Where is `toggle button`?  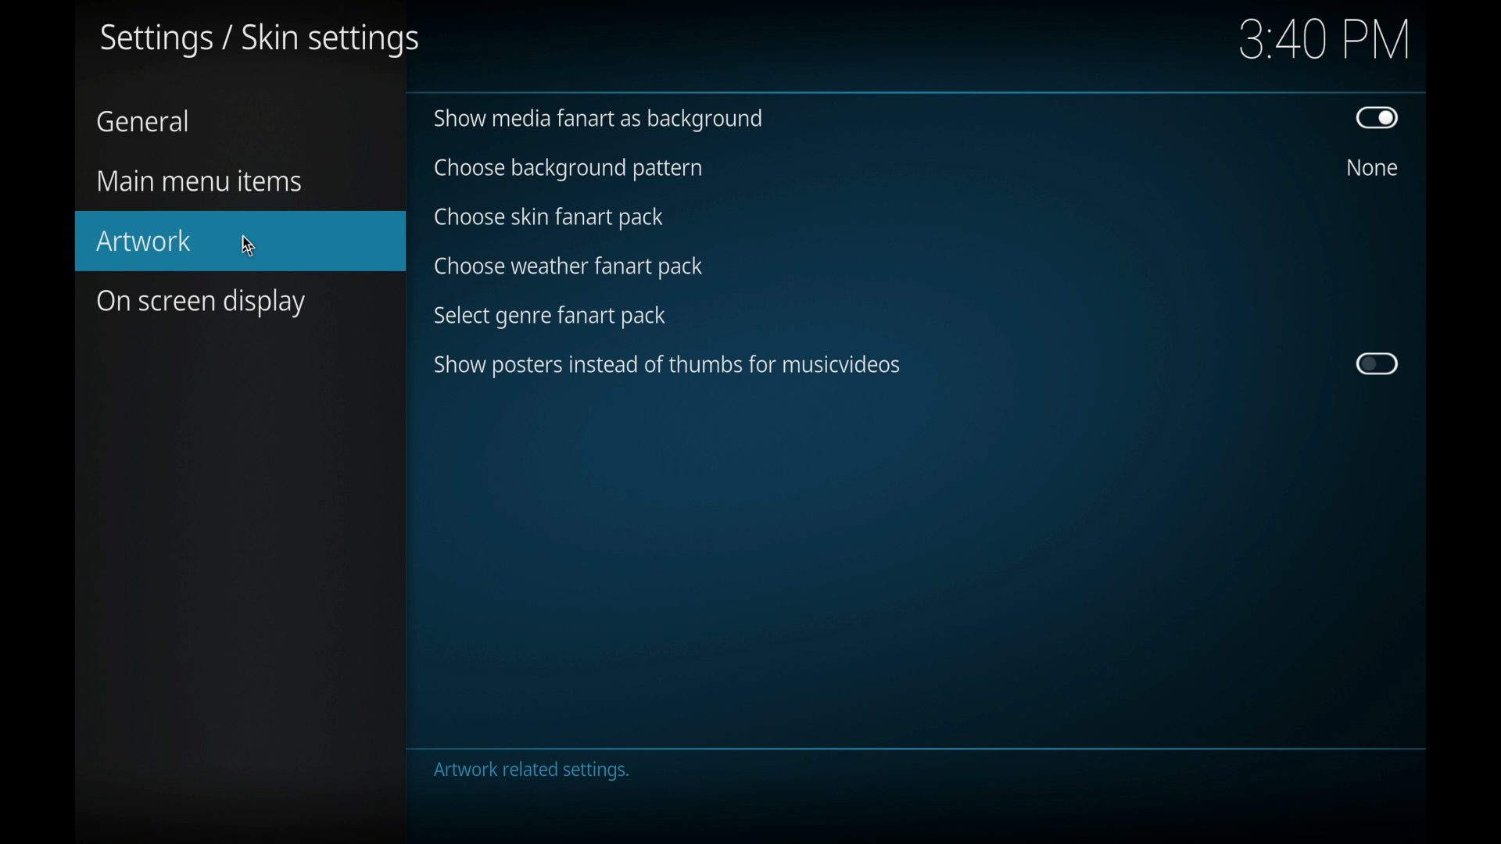
toggle button is located at coordinates (1377, 363).